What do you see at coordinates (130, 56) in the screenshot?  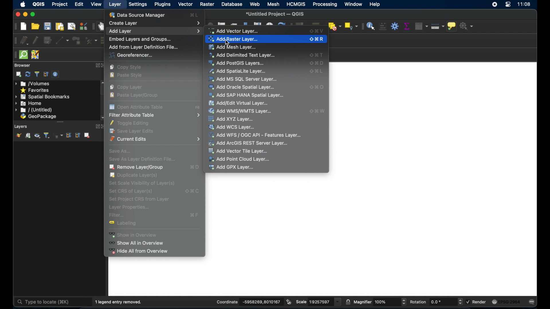 I see `georeferencer` at bounding box center [130, 56].